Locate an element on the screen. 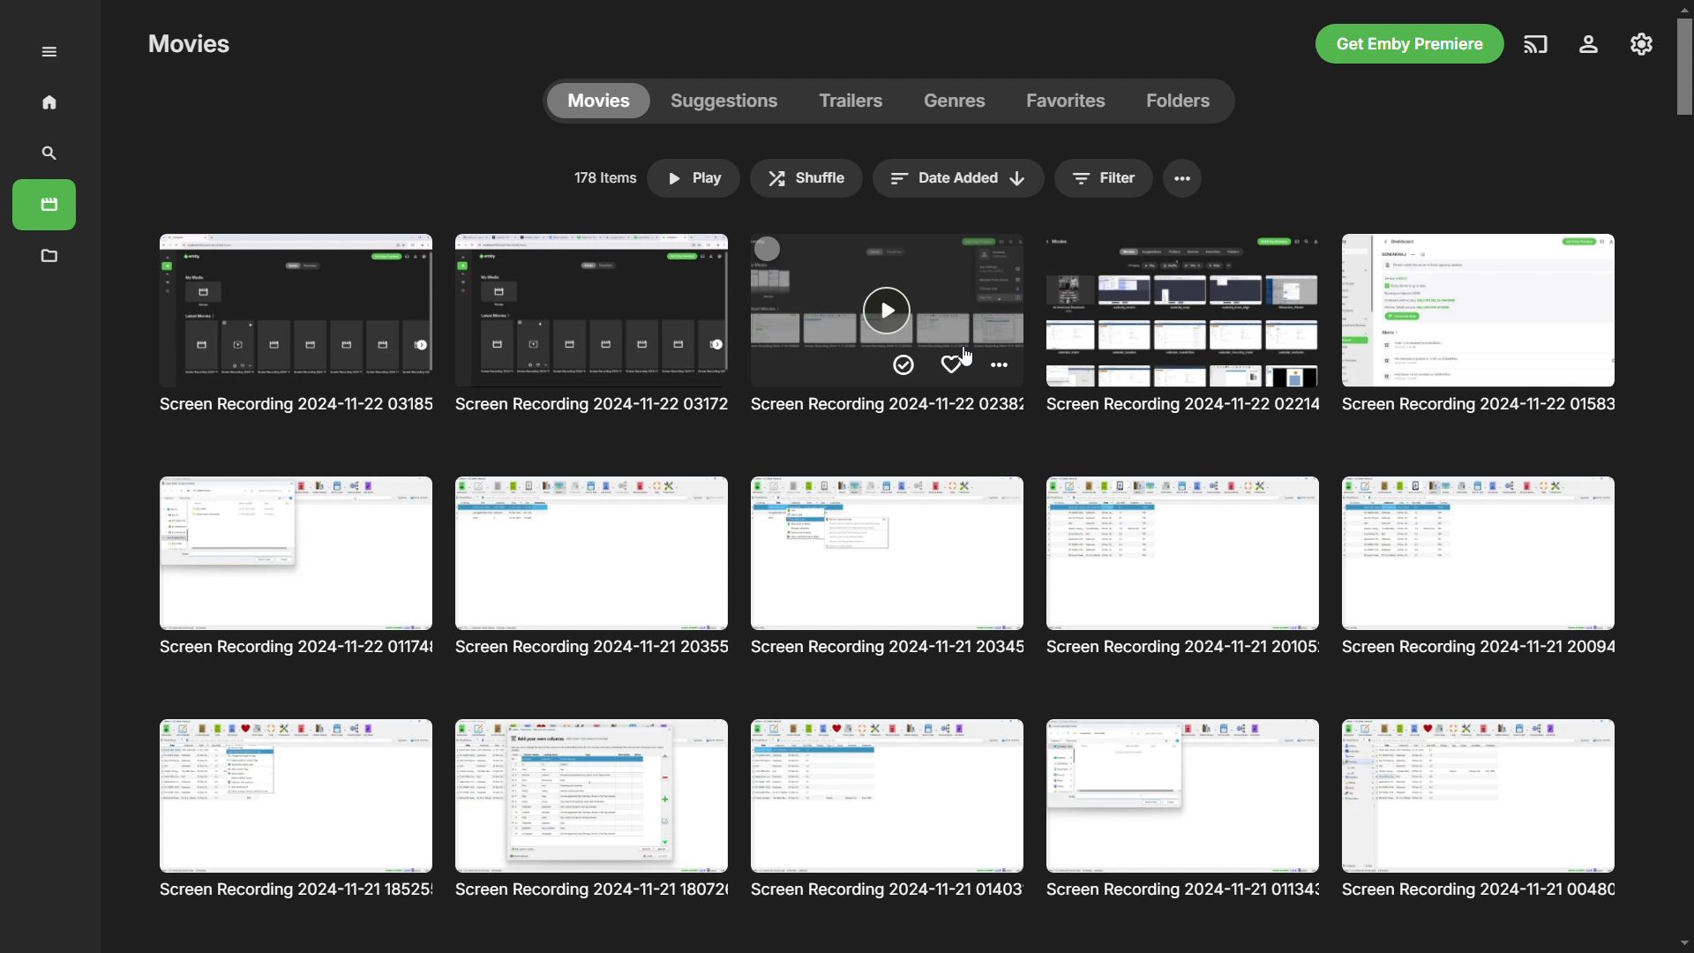 The height and width of the screenshot is (953, 1694). get emby premiere is located at coordinates (1410, 43).